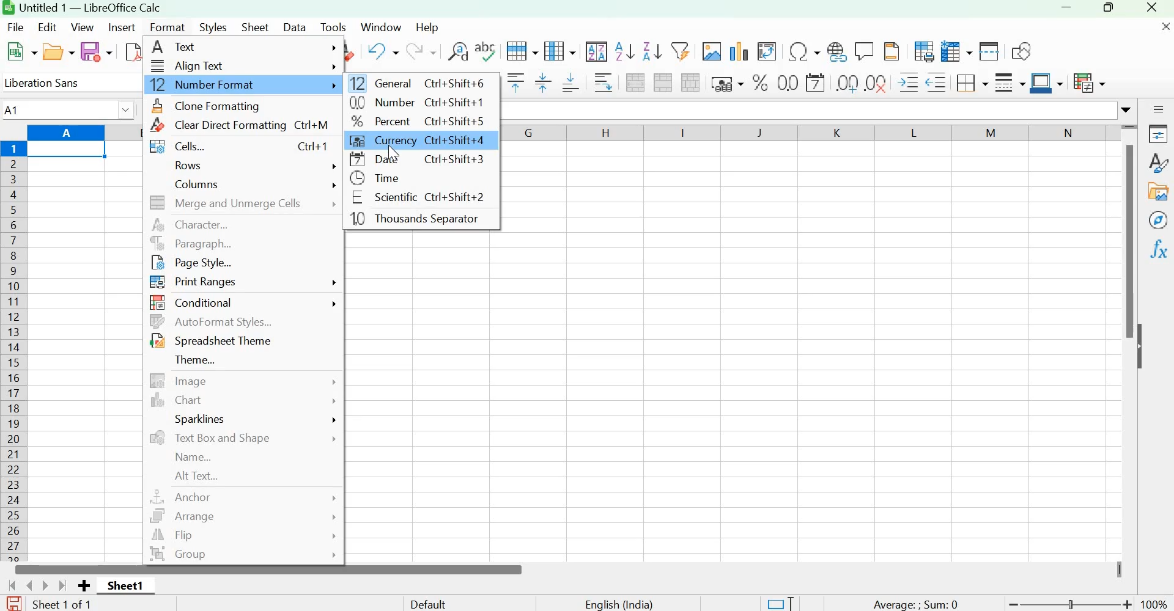 This screenshot has height=611, width=1174. Describe the element at coordinates (1158, 108) in the screenshot. I see `Sidebar settings` at that location.